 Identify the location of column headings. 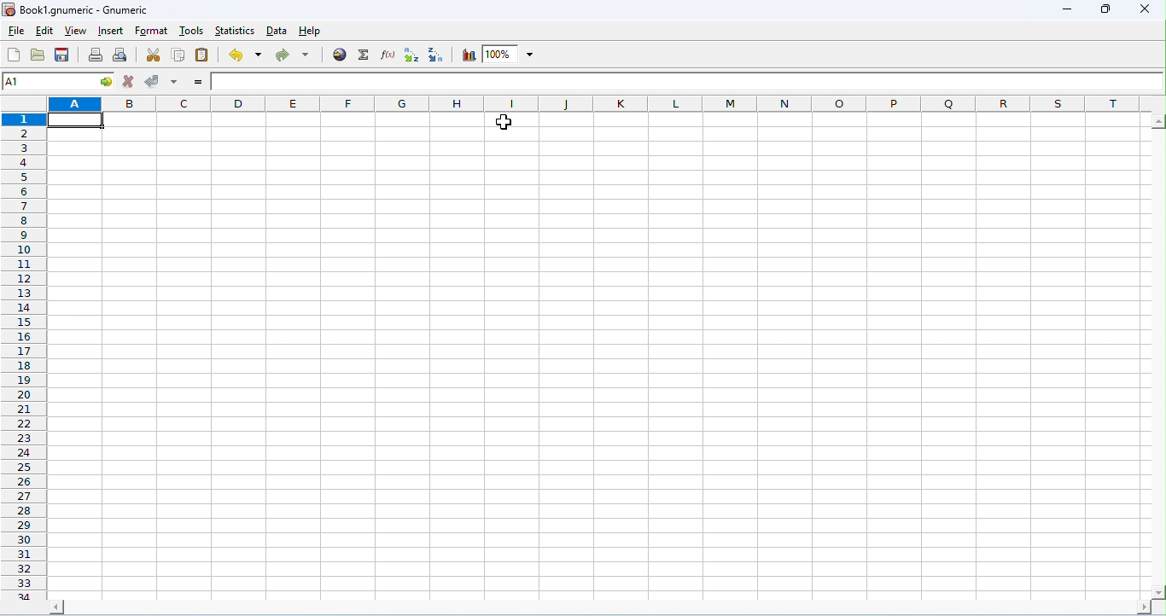
(592, 102).